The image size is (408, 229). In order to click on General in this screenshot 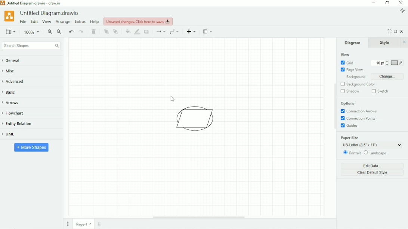, I will do `click(15, 61)`.